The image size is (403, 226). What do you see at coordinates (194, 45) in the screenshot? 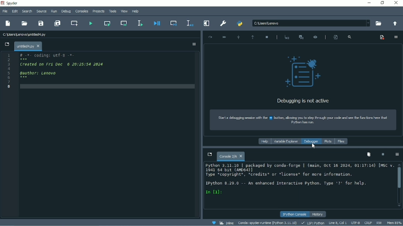
I see `Options` at bounding box center [194, 45].